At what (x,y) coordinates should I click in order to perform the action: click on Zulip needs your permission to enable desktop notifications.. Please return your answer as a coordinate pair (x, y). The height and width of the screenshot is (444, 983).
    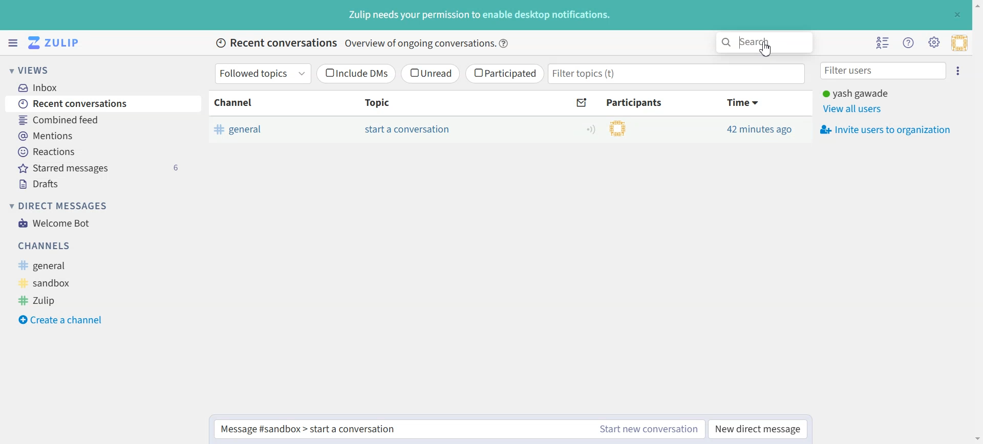
    Looking at the image, I should click on (479, 16).